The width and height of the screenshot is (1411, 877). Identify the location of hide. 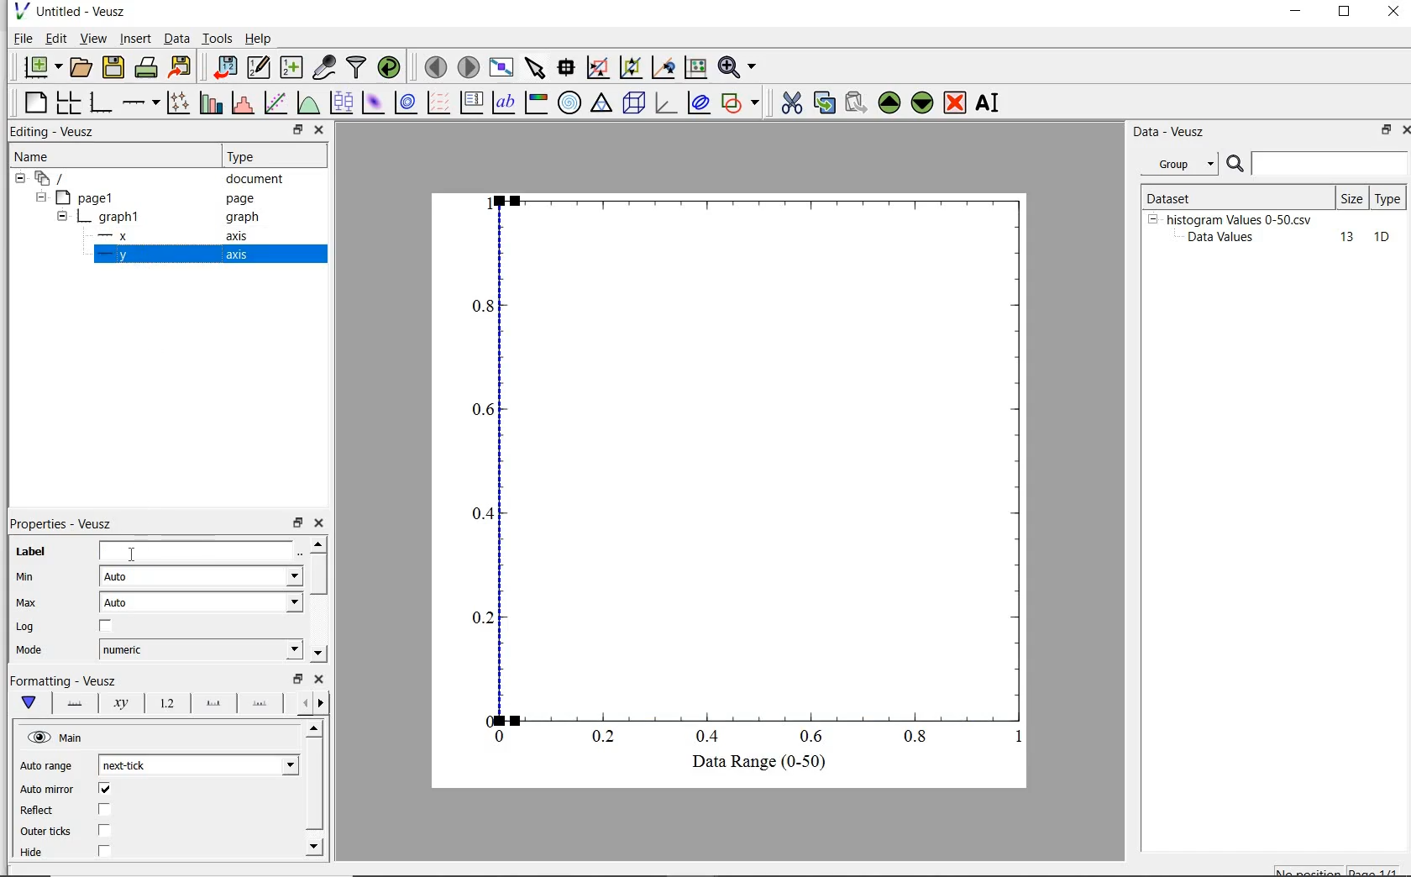
(39, 197).